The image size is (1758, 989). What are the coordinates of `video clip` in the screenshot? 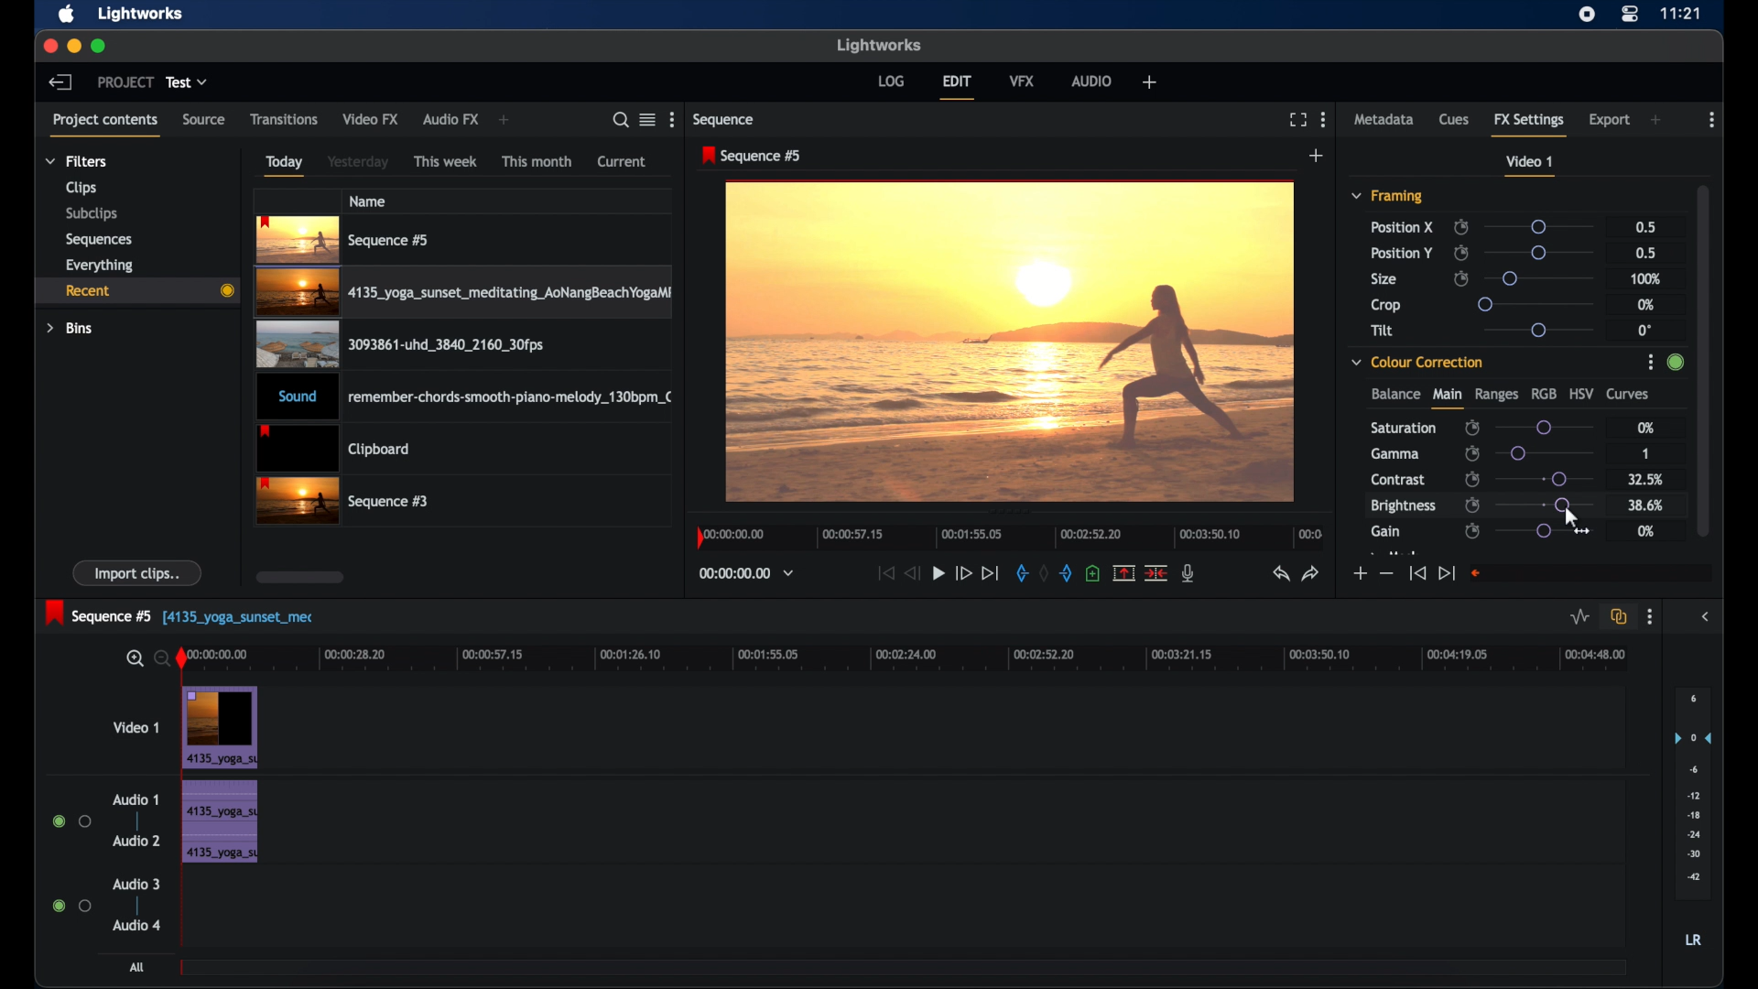 It's located at (344, 502).